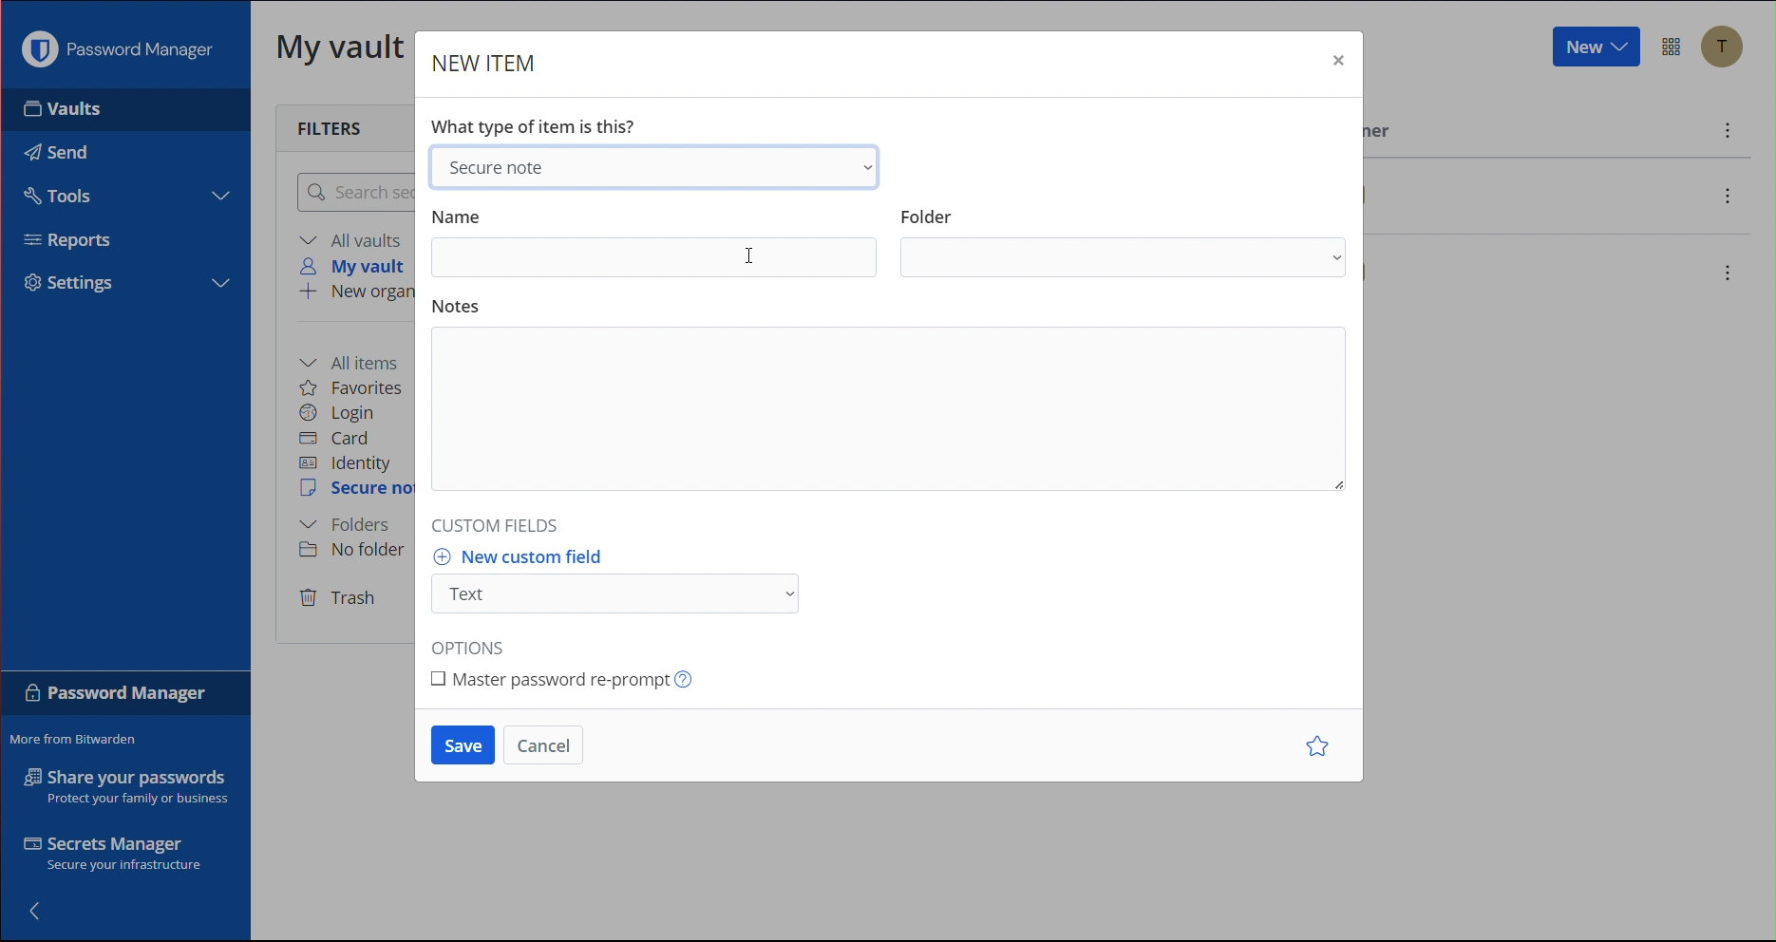 The image size is (1776, 942). Describe the element at coordinates (44, 911) in the screenshot. I see `back` at that location.